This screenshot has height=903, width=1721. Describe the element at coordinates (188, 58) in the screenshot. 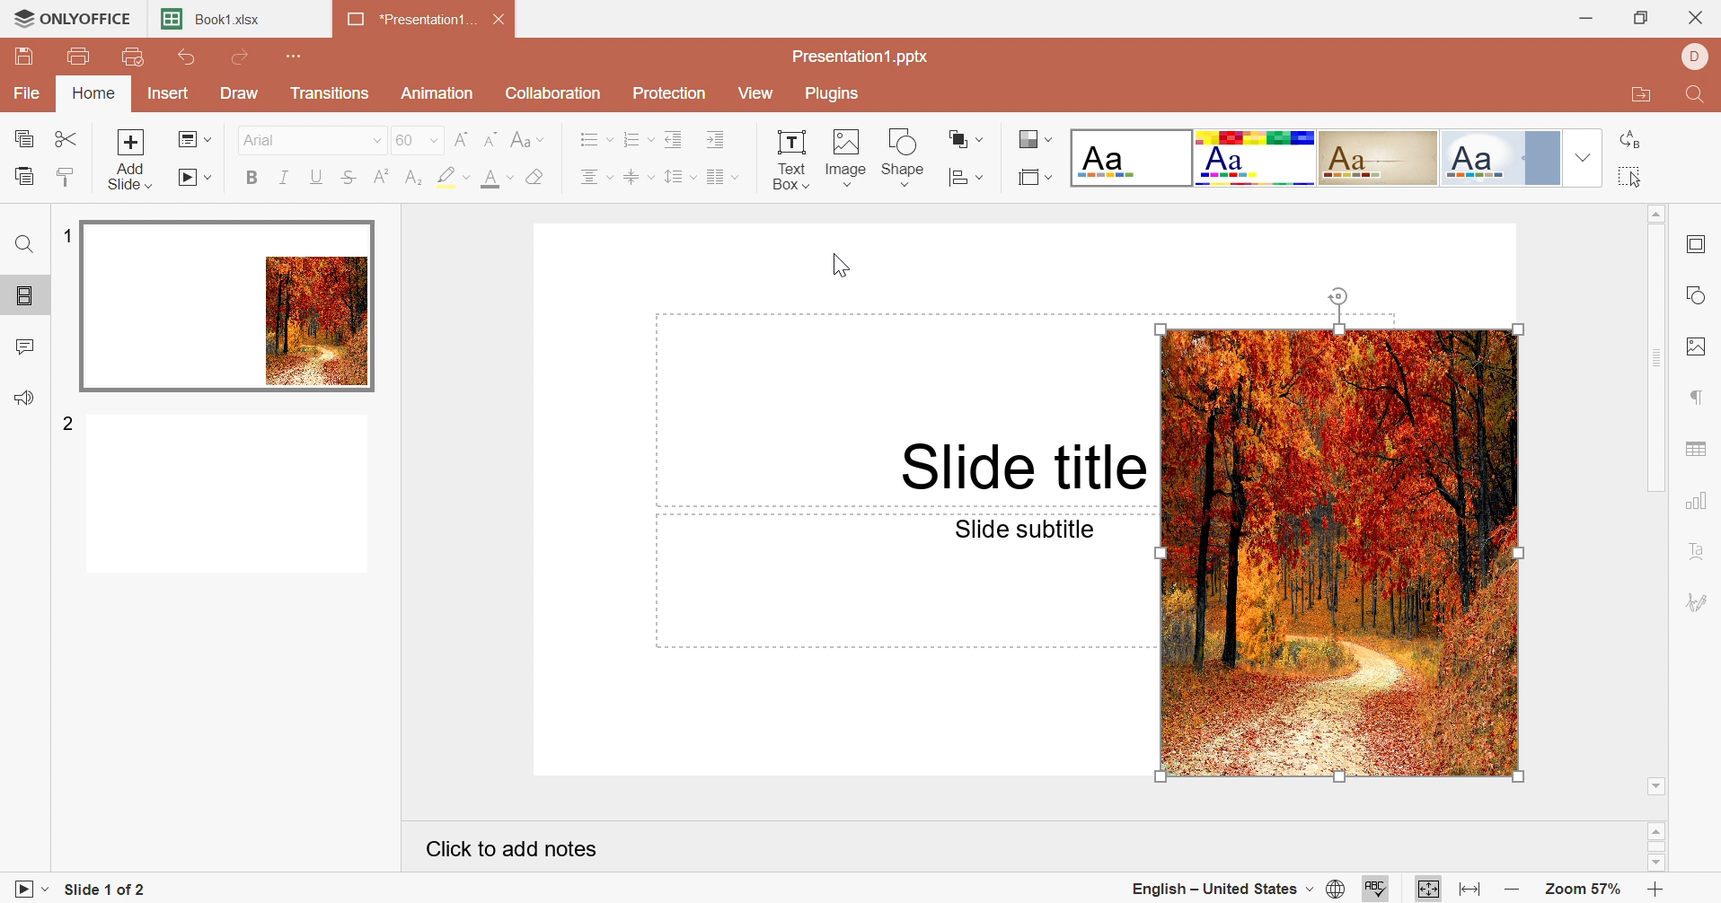

I see `Undo` at that location.